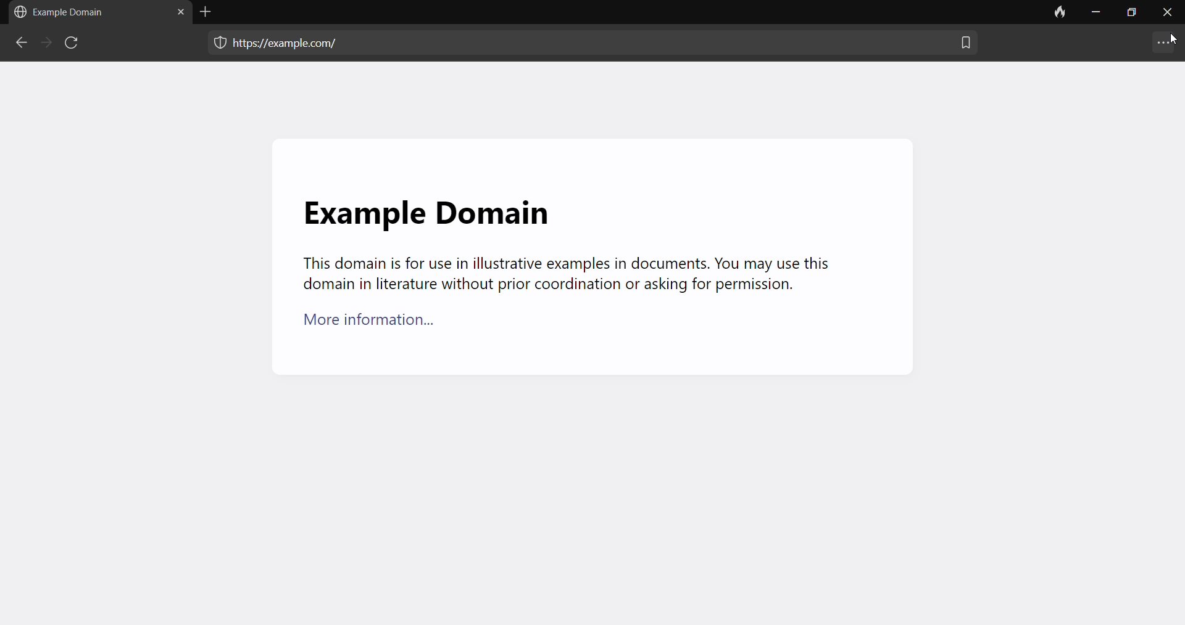  I want to click on bookmark this tab, so click(965, 47).